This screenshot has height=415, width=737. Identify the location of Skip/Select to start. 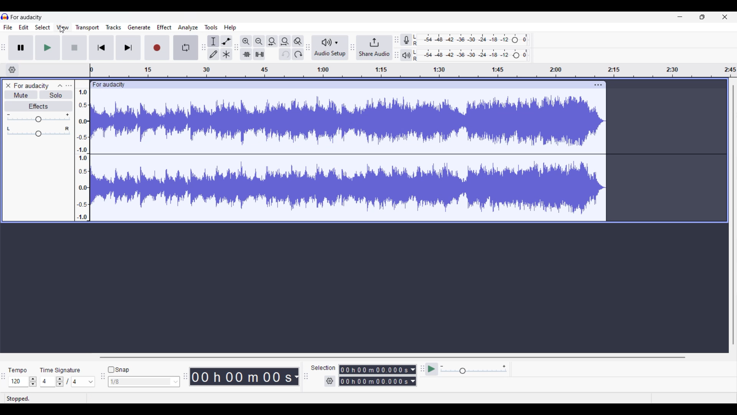
(102, 48).